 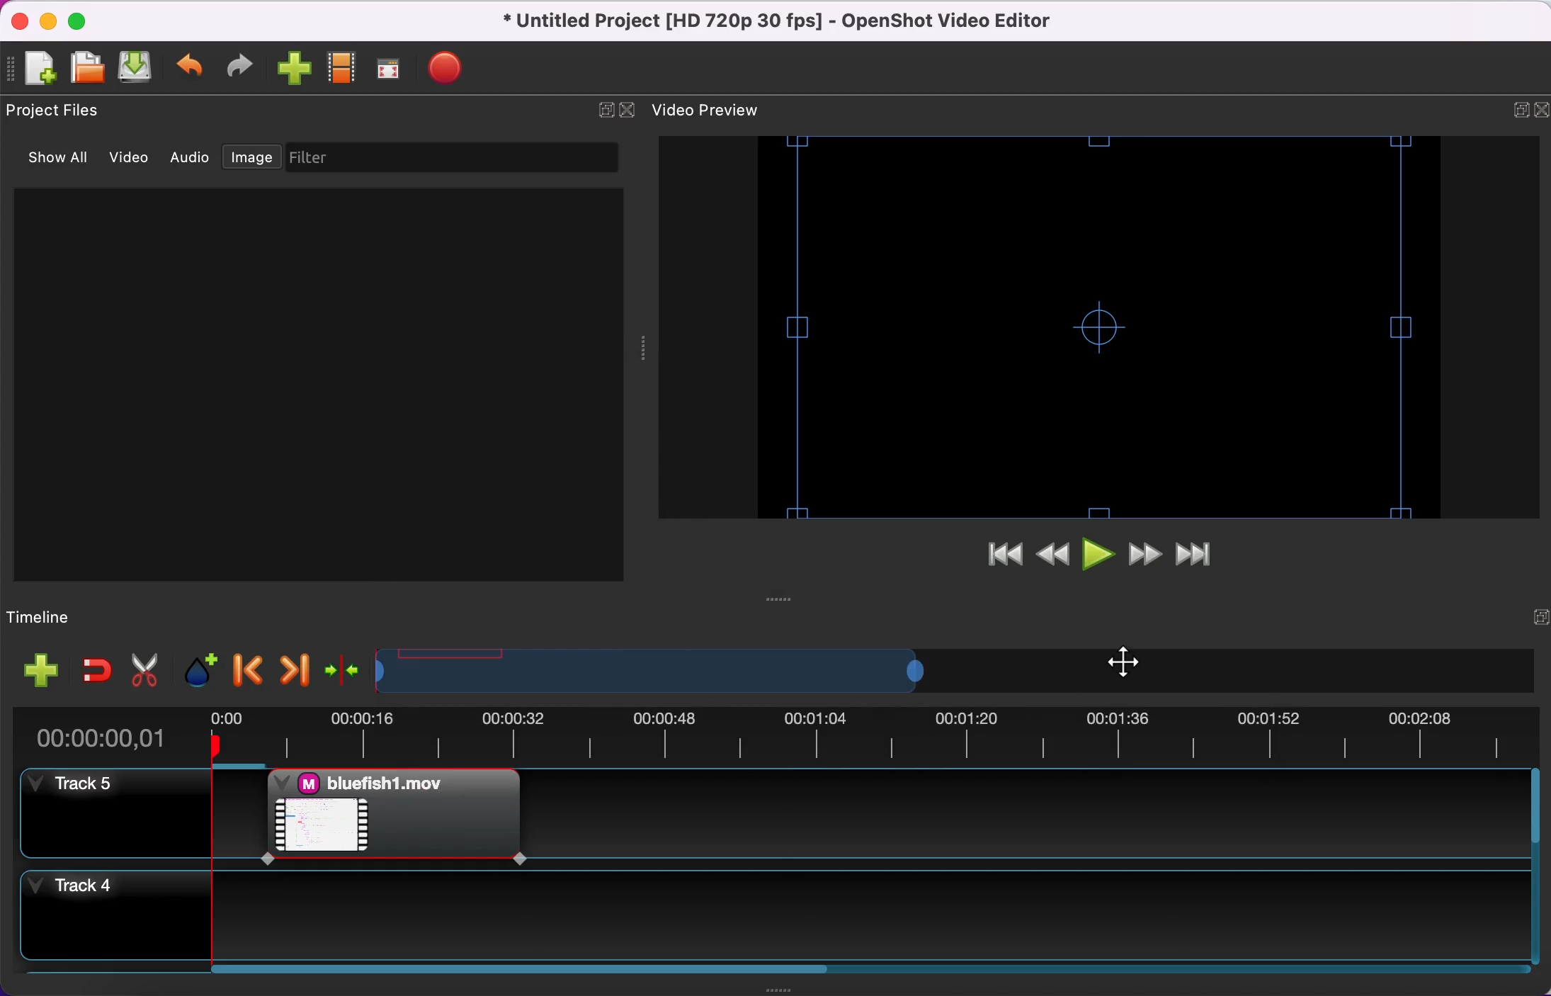 I want to click on export video, so click(x=453, y=69).